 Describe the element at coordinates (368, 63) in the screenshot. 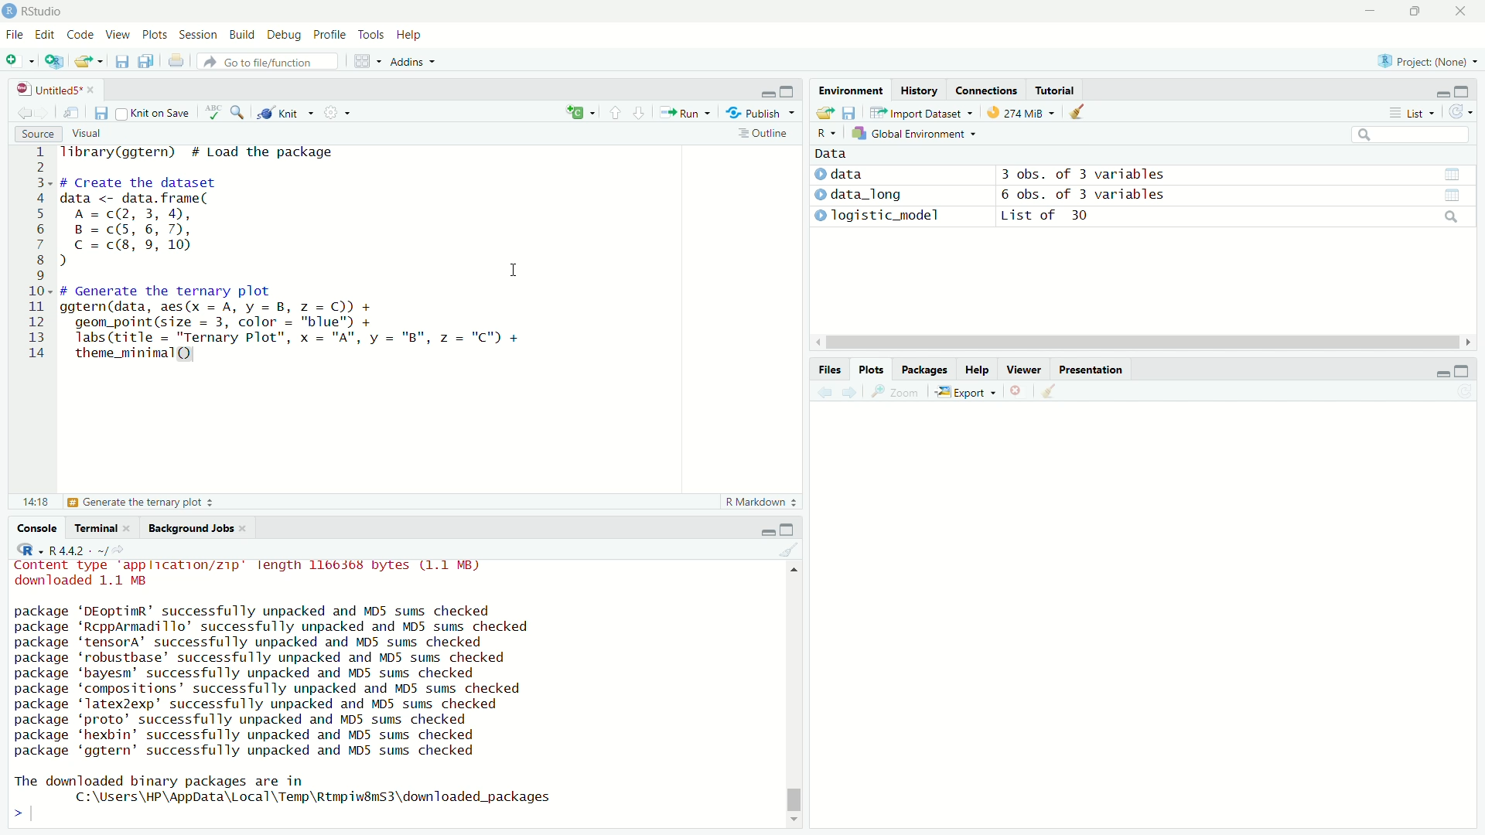

I see `grid` at that location.